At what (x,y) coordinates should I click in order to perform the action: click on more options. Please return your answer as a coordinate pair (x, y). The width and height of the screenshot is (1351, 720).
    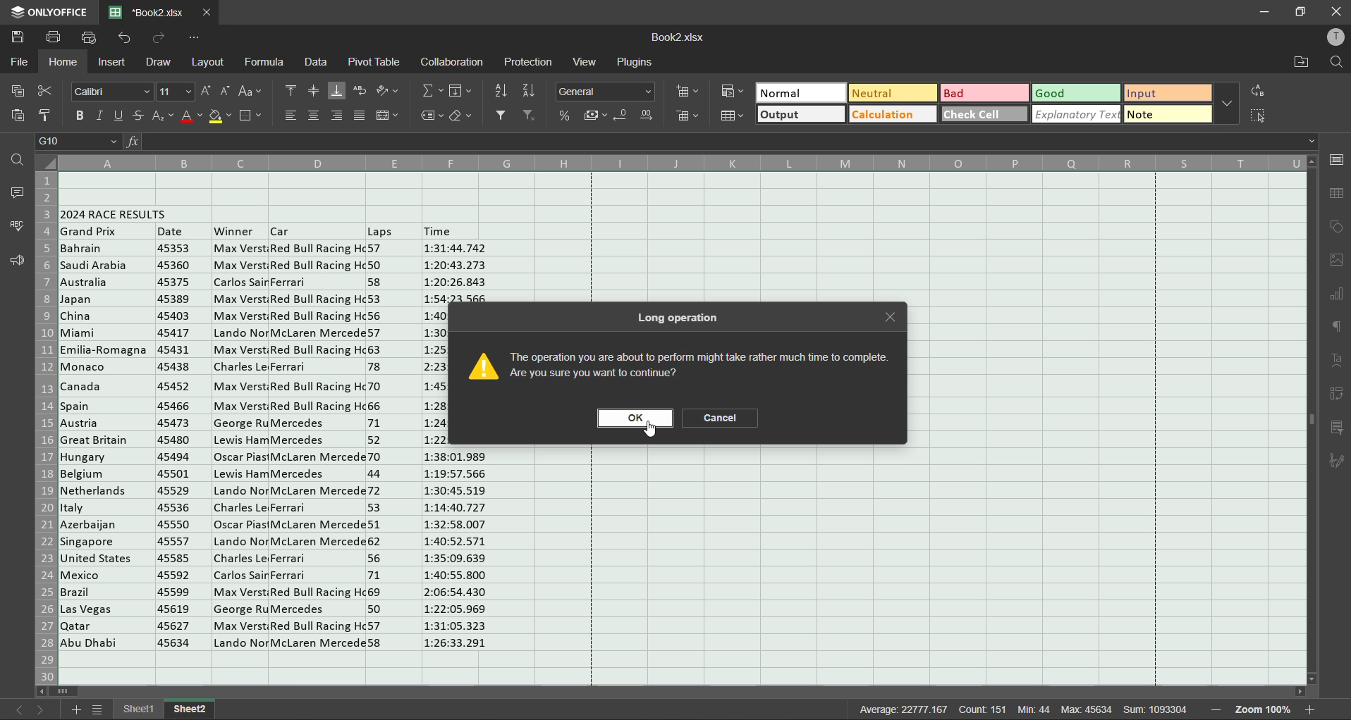
    Looking at the image, I should click on (1227, 104).